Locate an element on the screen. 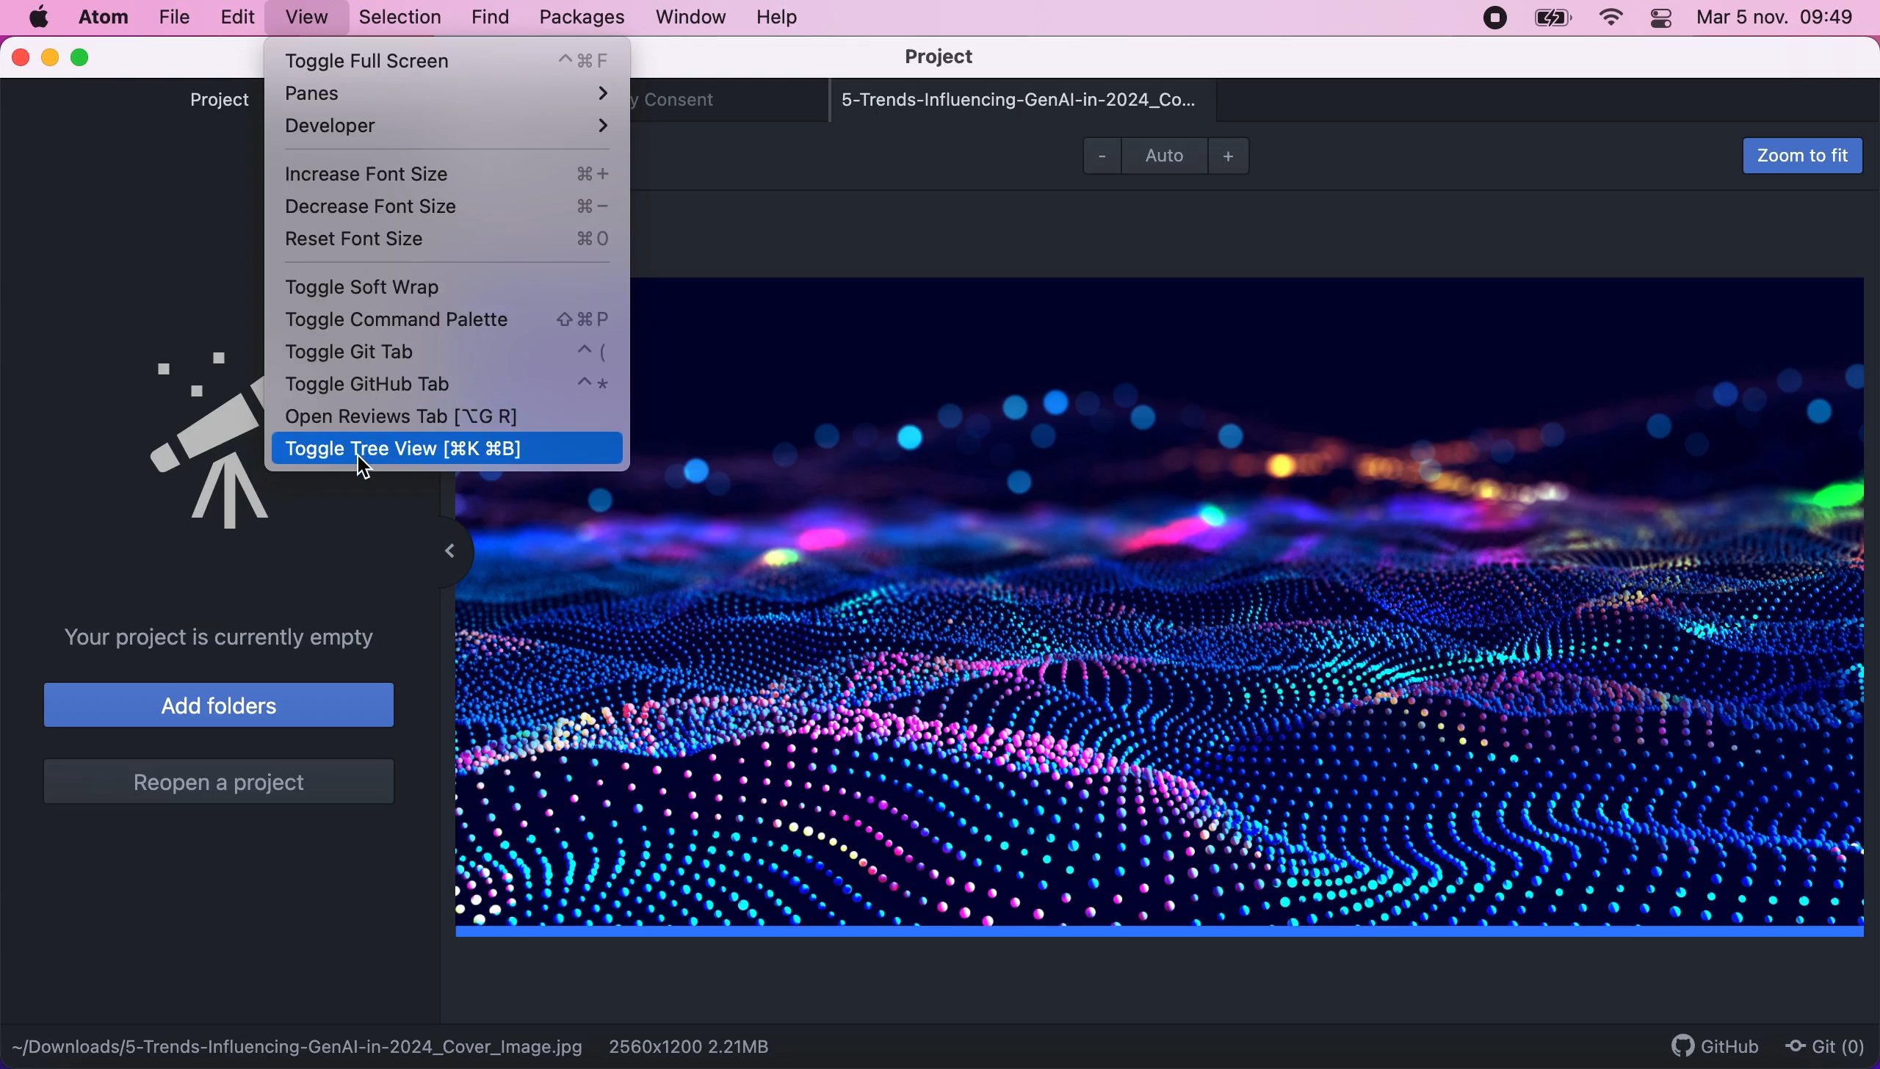  reopen a project is located at coordinates (225, 783).